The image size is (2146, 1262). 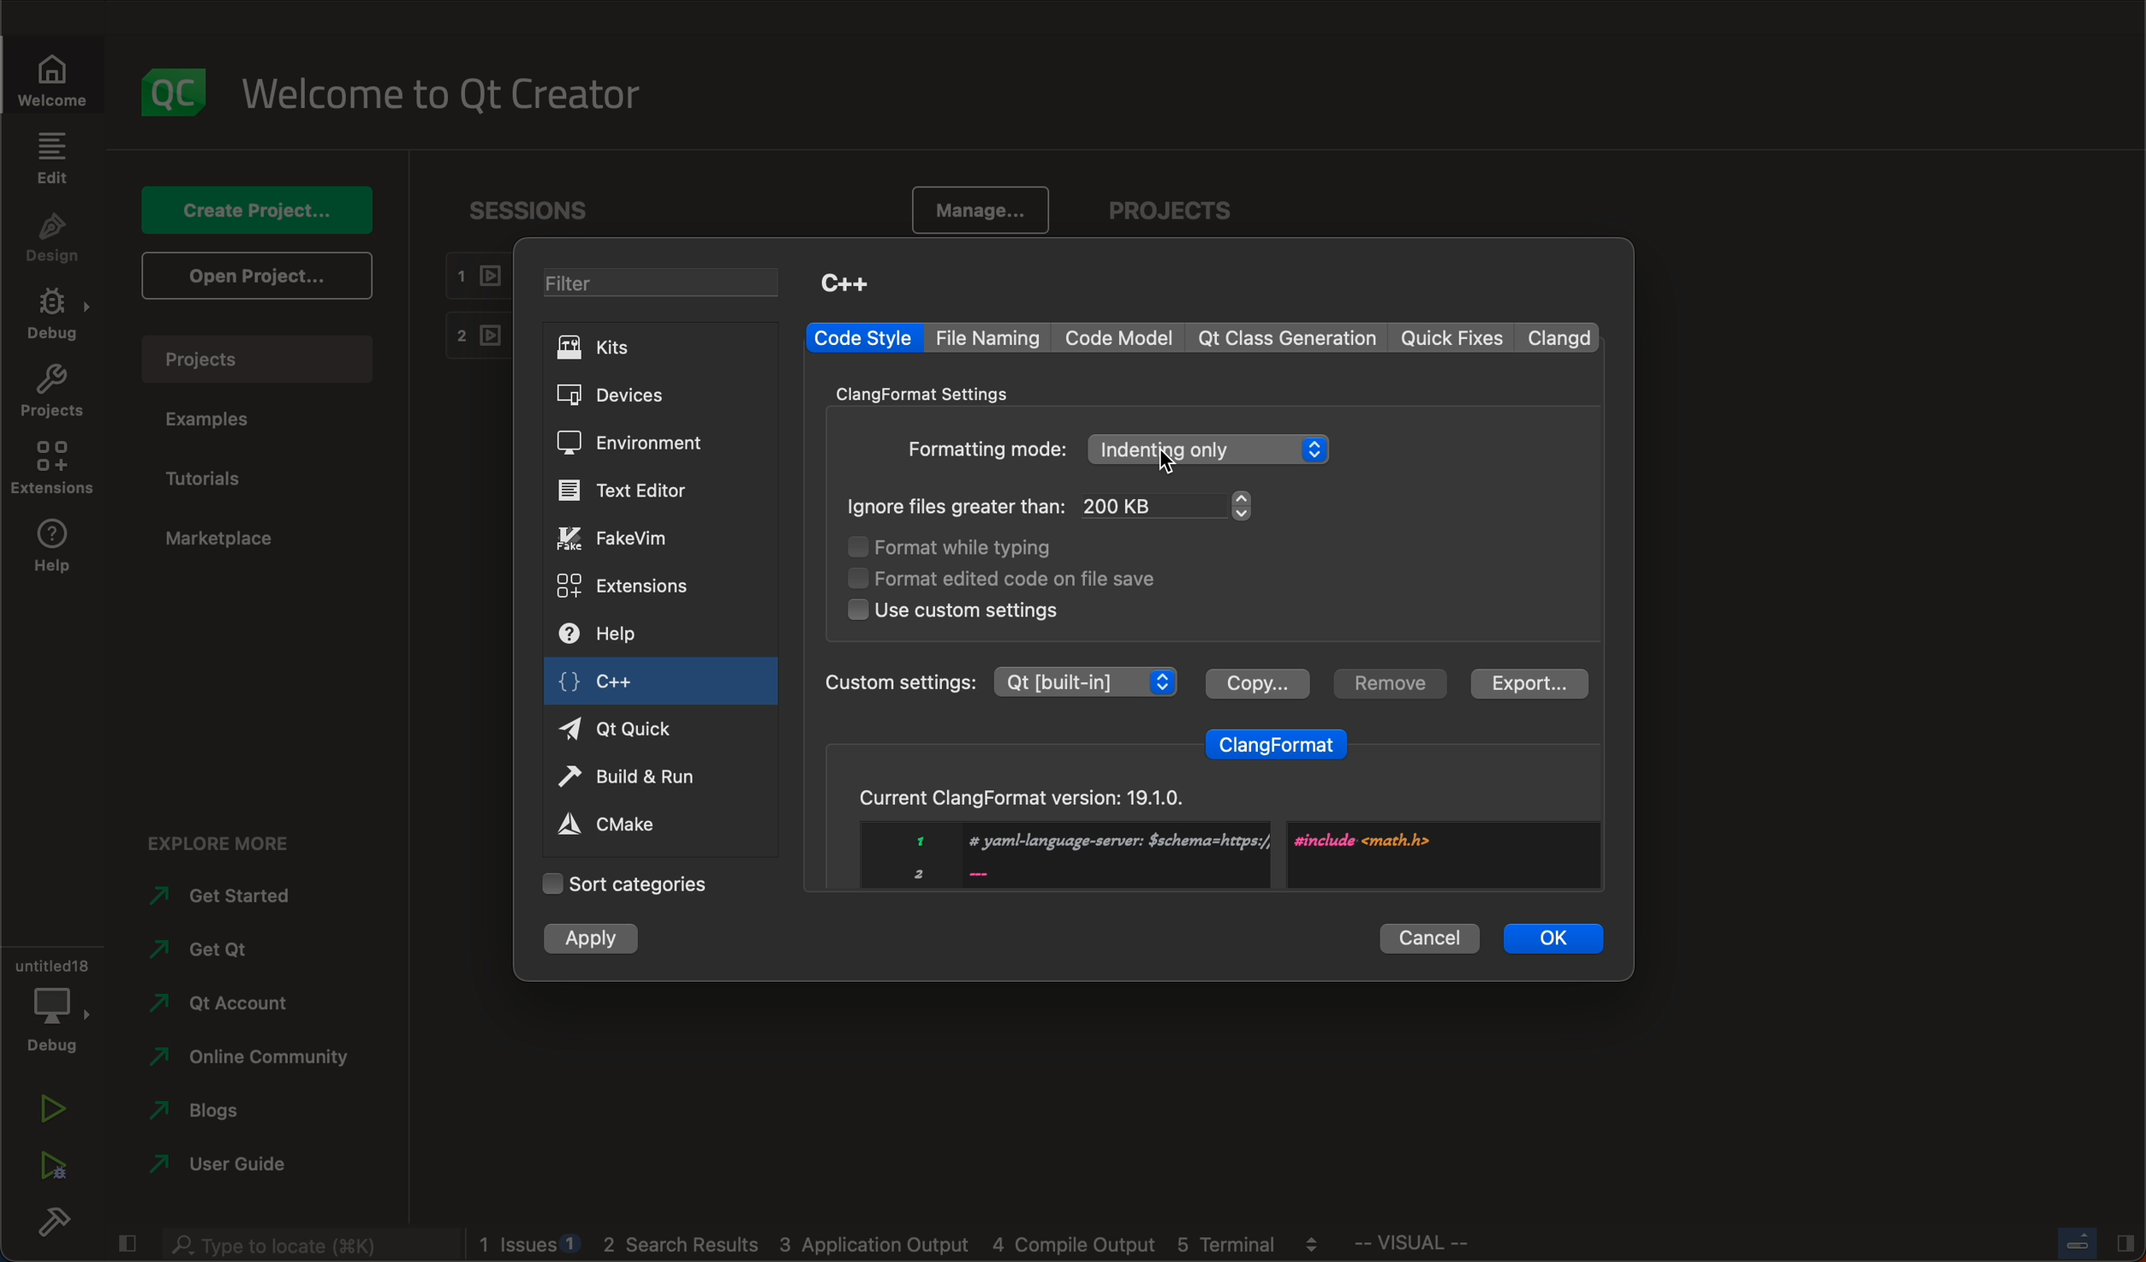 I want to click on FORMATING Mode, so click(x=1119, y=450).